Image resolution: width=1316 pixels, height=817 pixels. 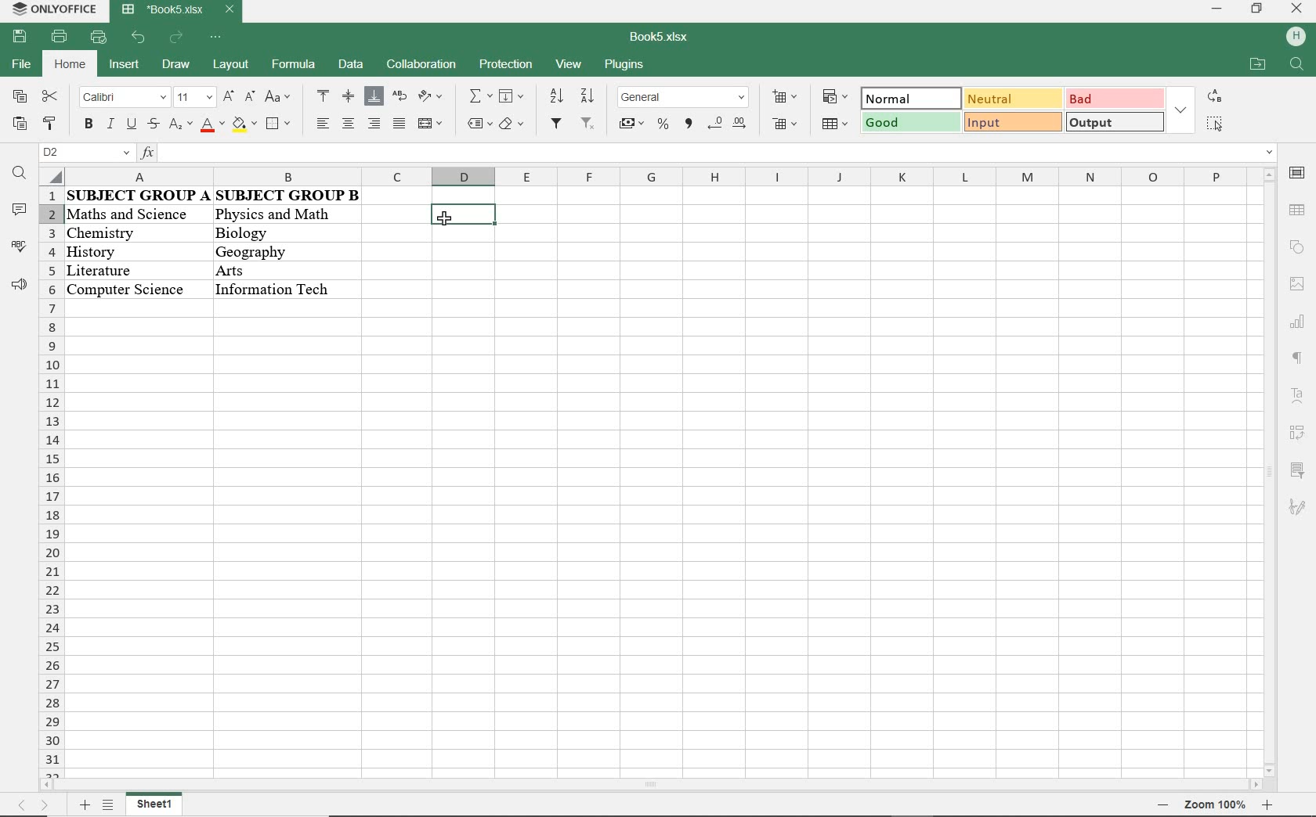 What do you see at coordinates (18, 808) in the screenshot?
I see `previous` at bounding box center [18, 808].